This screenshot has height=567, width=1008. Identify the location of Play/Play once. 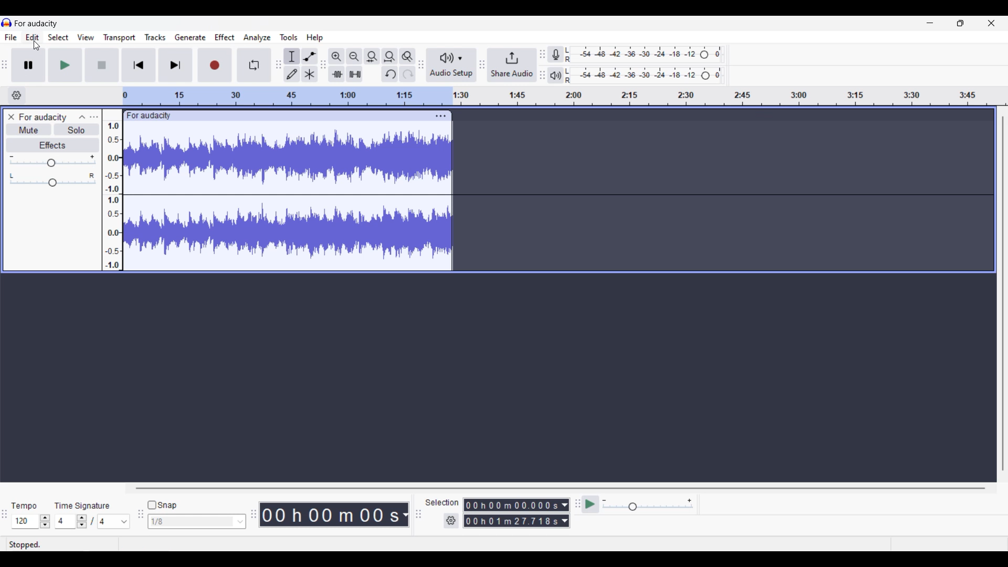
(65, 65).